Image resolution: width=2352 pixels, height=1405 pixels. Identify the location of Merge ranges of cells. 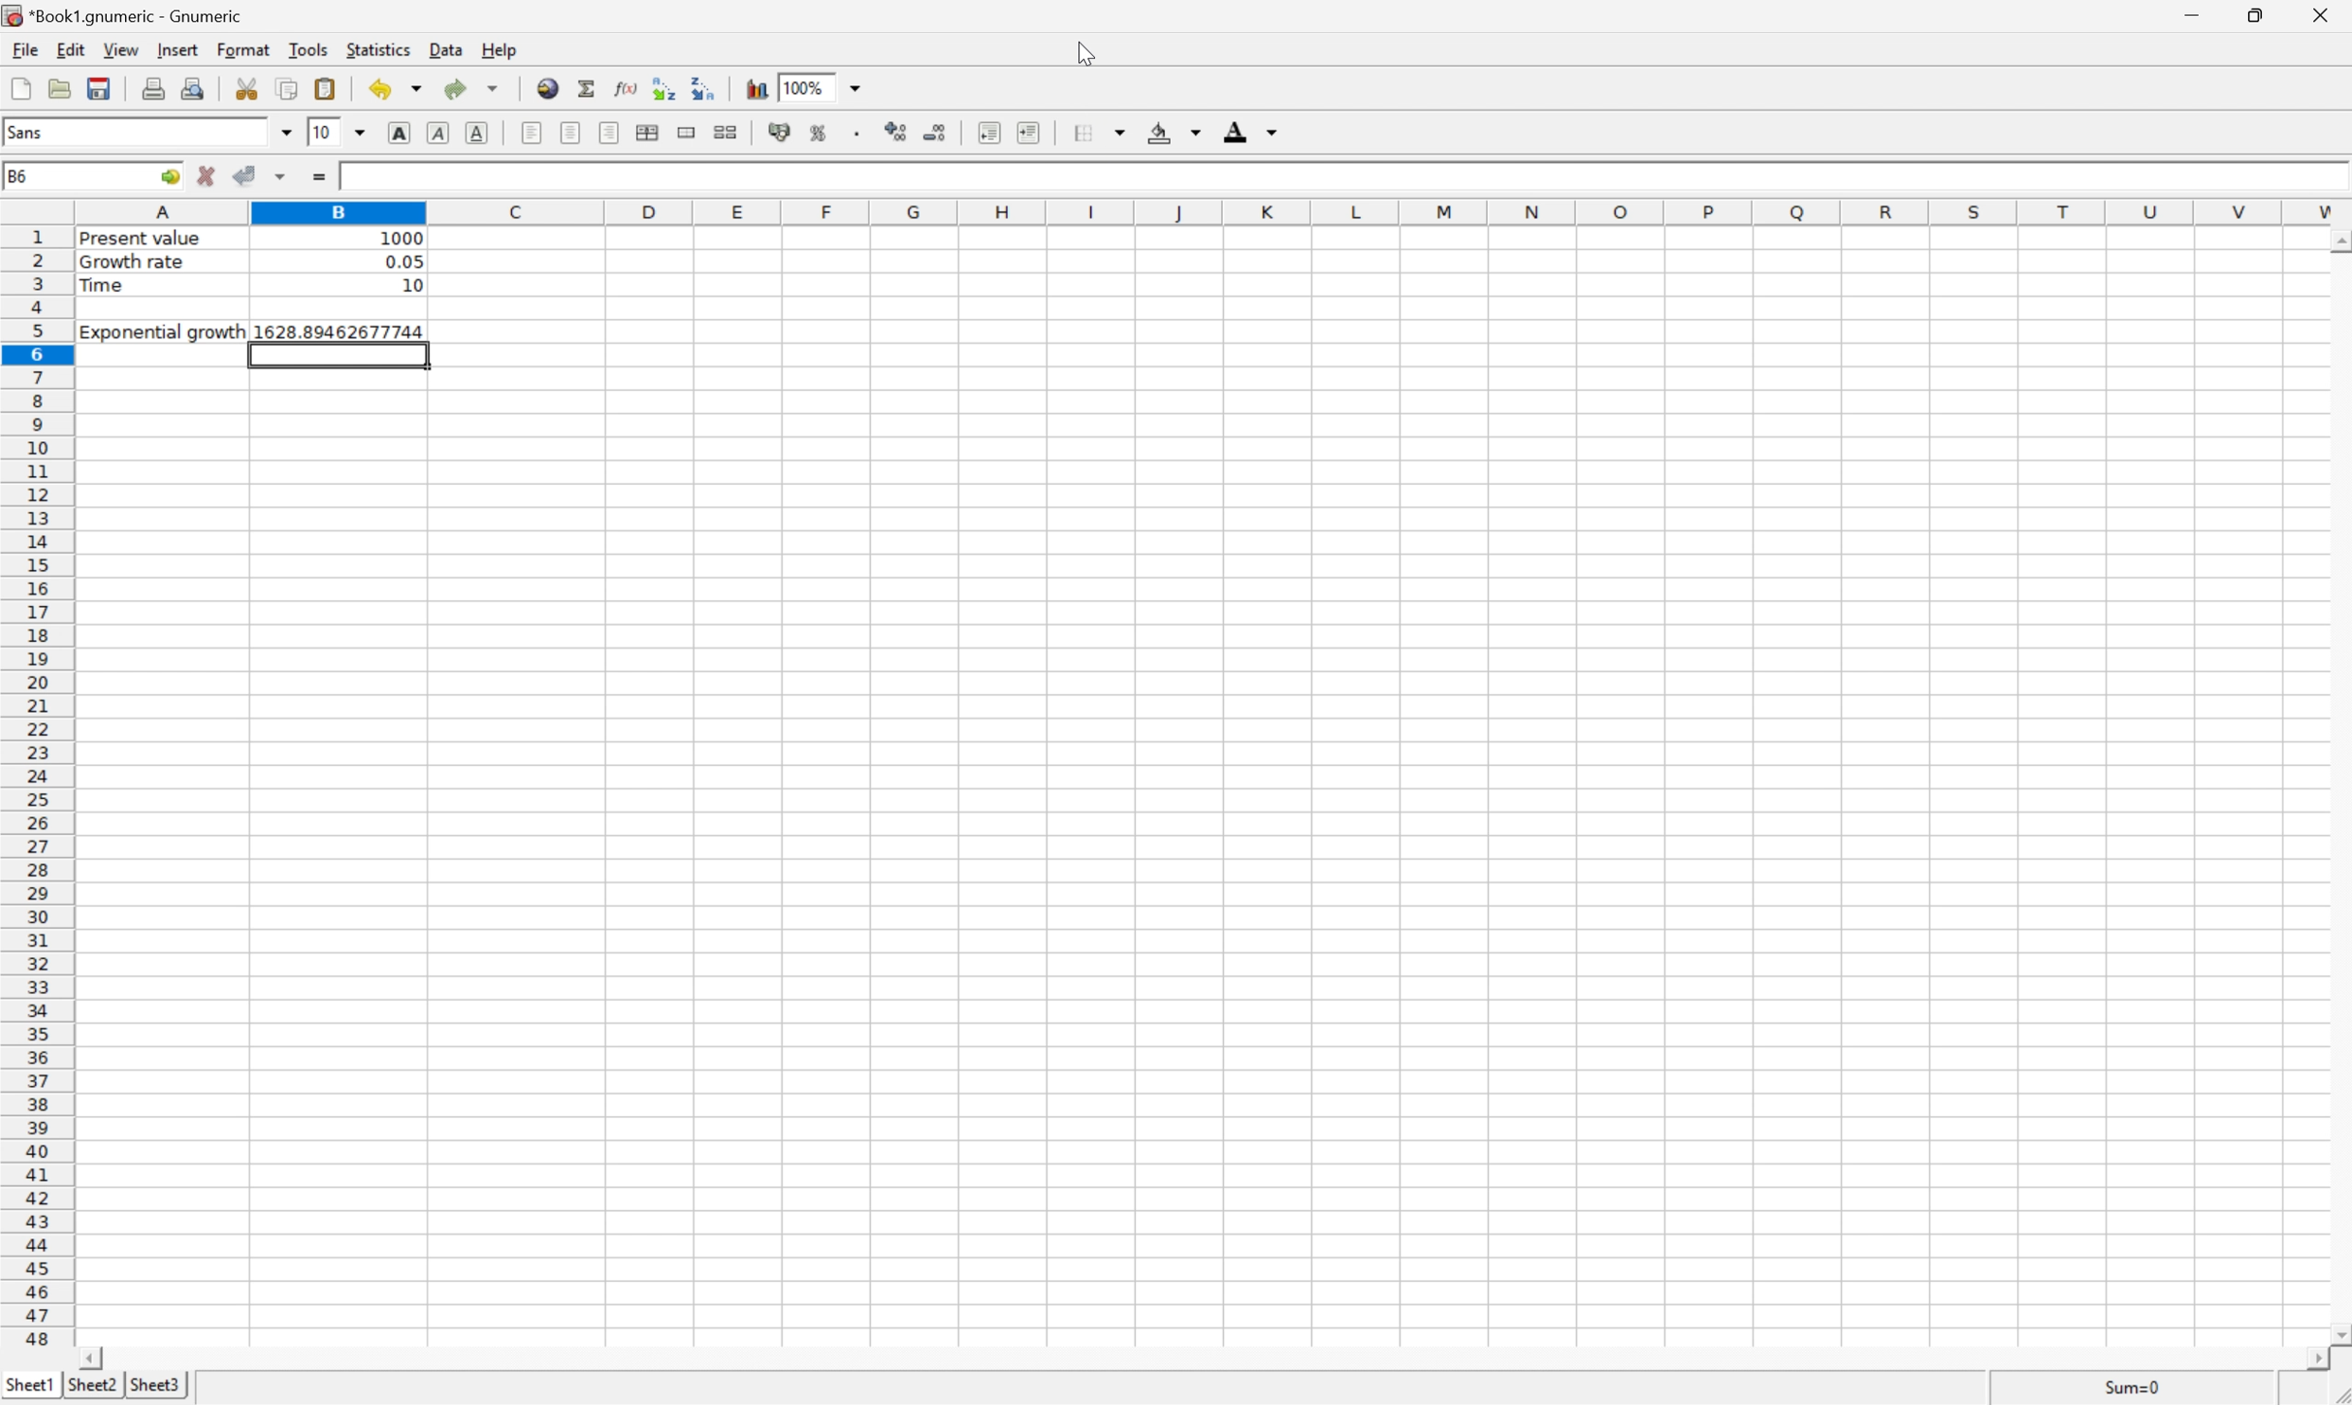
(688, 134).